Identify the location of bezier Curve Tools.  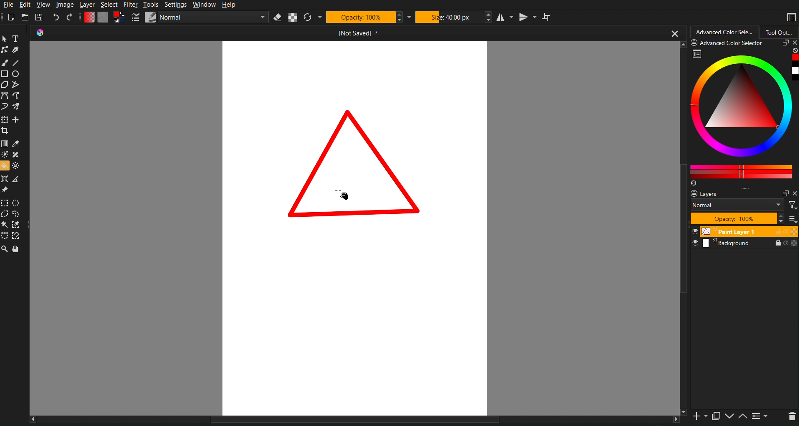
(5, 96).